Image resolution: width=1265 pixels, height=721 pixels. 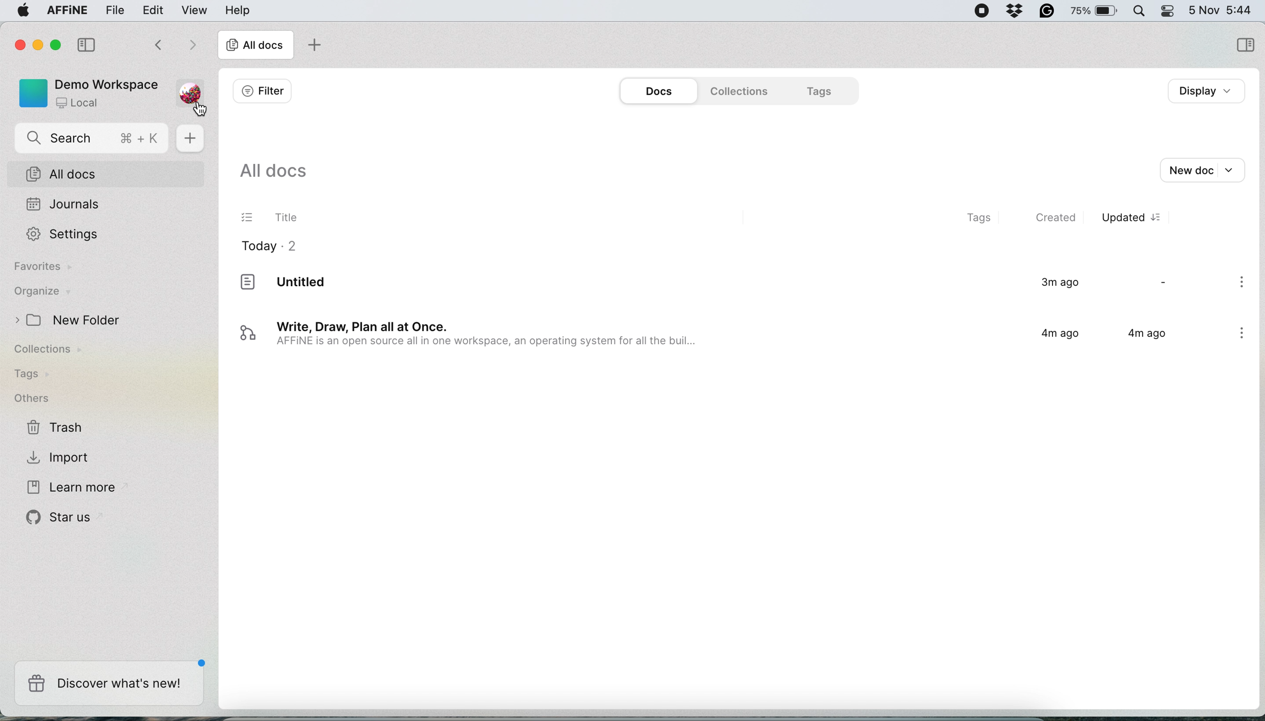 I want to click on grammarly, so click(x=1013, y=9).